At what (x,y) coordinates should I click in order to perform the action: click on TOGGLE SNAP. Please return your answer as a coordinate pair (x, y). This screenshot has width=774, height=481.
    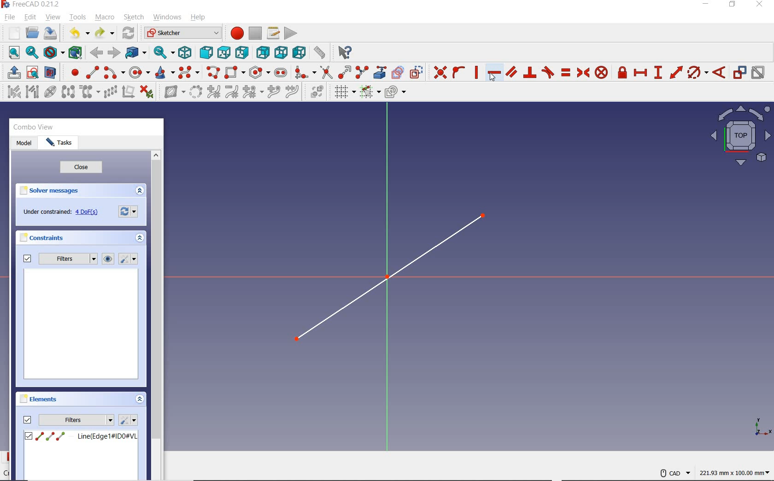
    Looking at the image, I should click on (369, 93).